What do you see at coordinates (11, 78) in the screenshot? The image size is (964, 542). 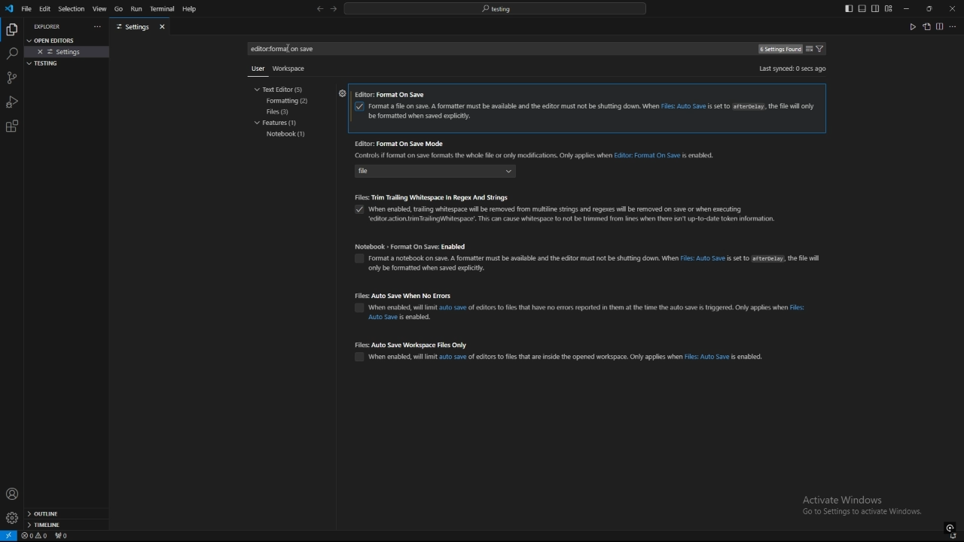 I see `source control` at bounding box center [11, 78].